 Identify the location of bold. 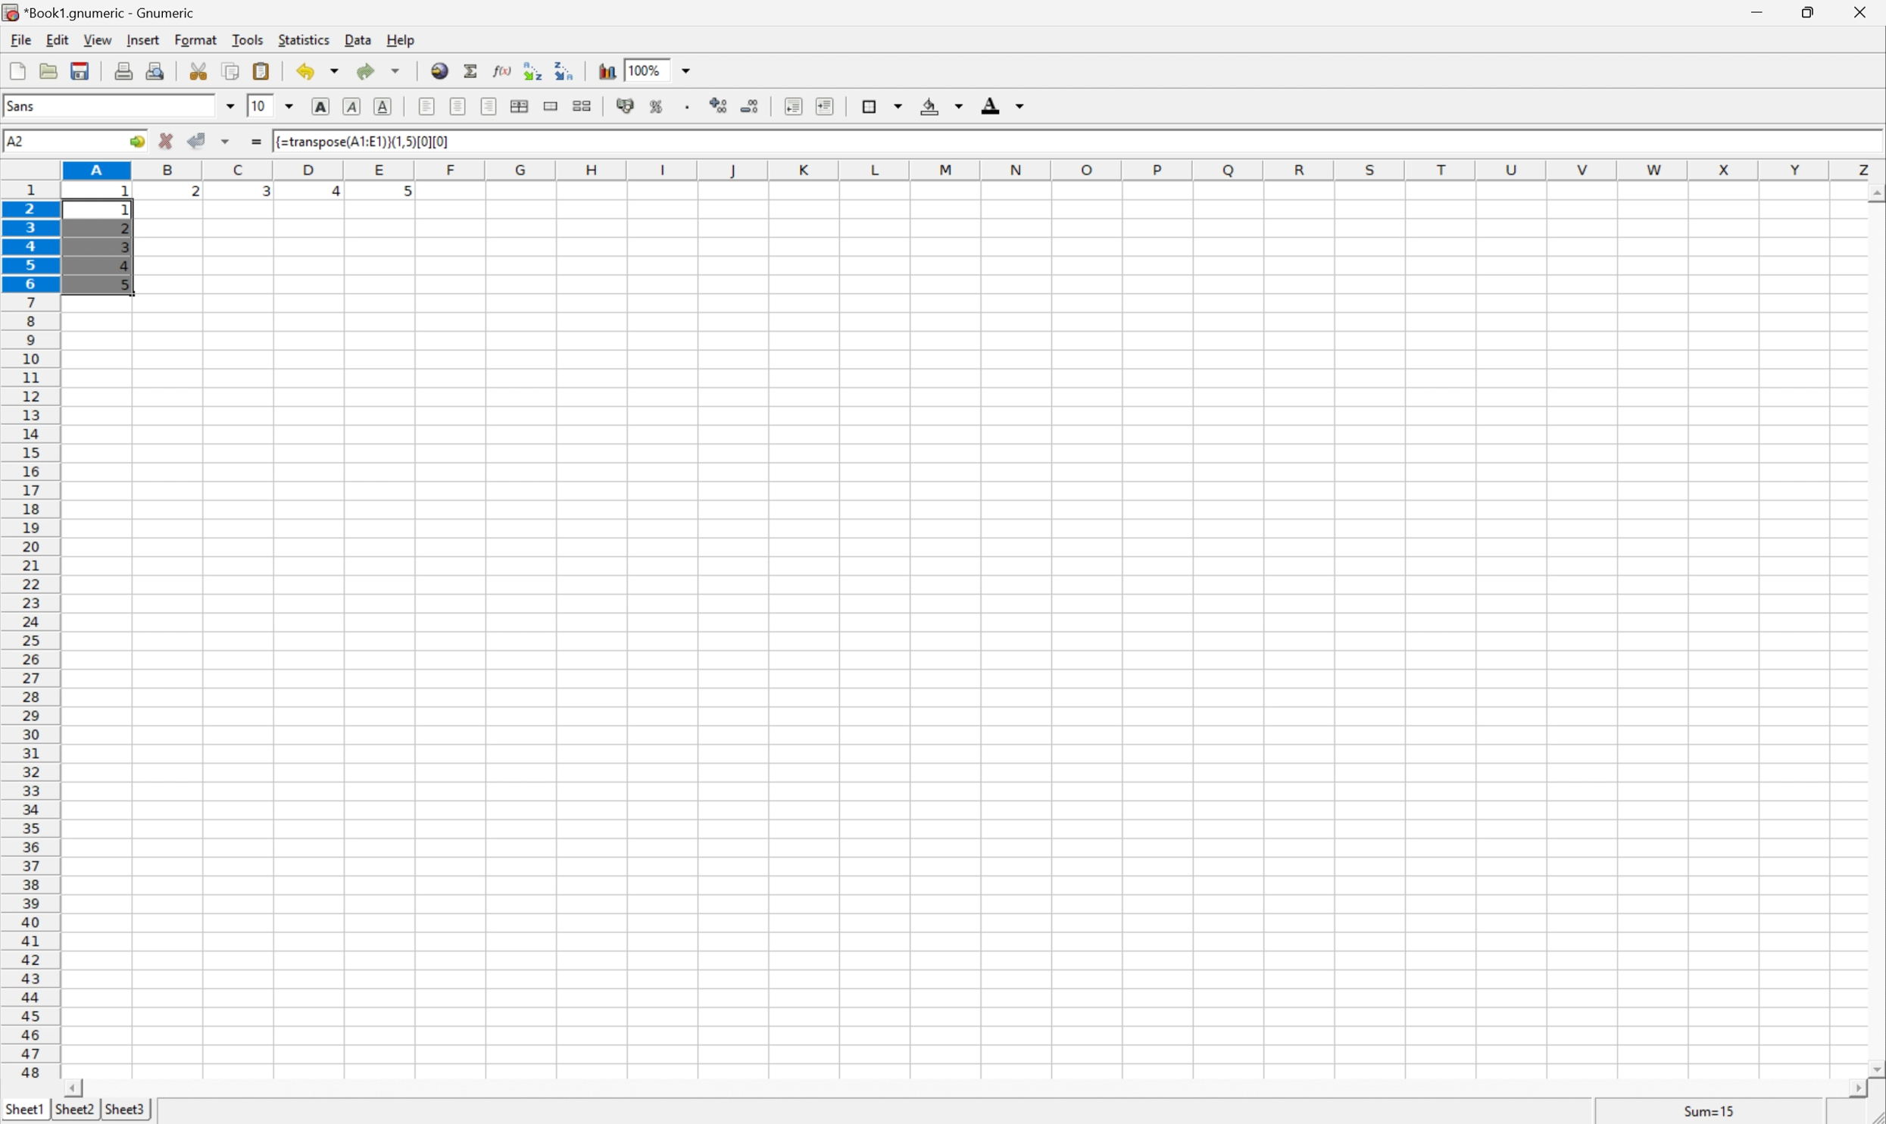
(324, 105).